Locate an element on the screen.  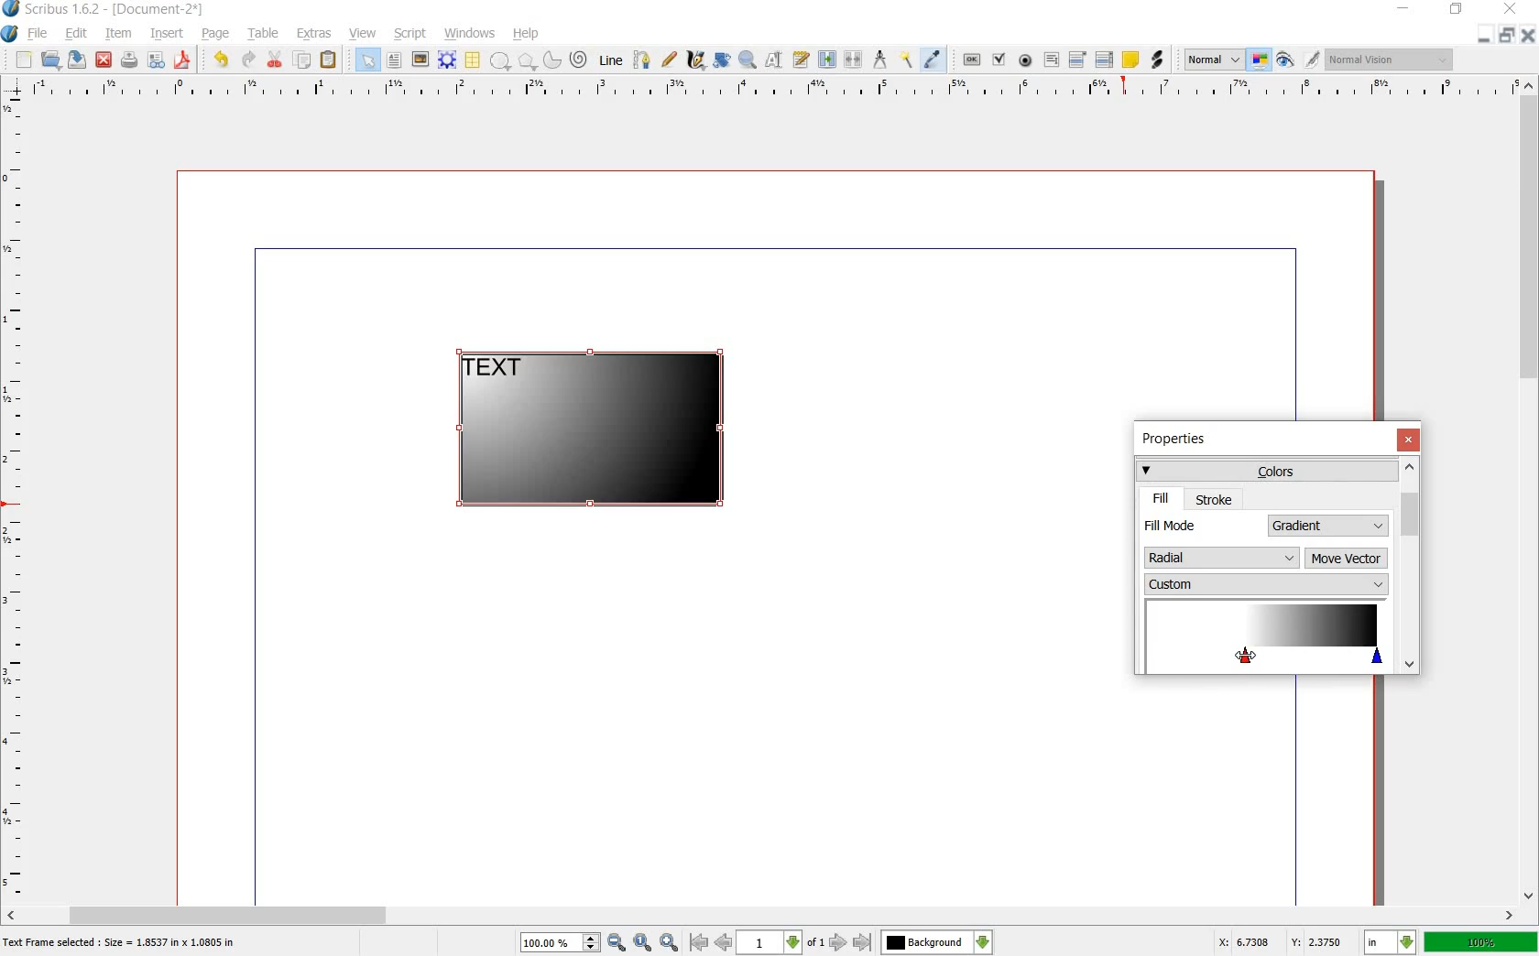
script is located at coordinates (411, 34).